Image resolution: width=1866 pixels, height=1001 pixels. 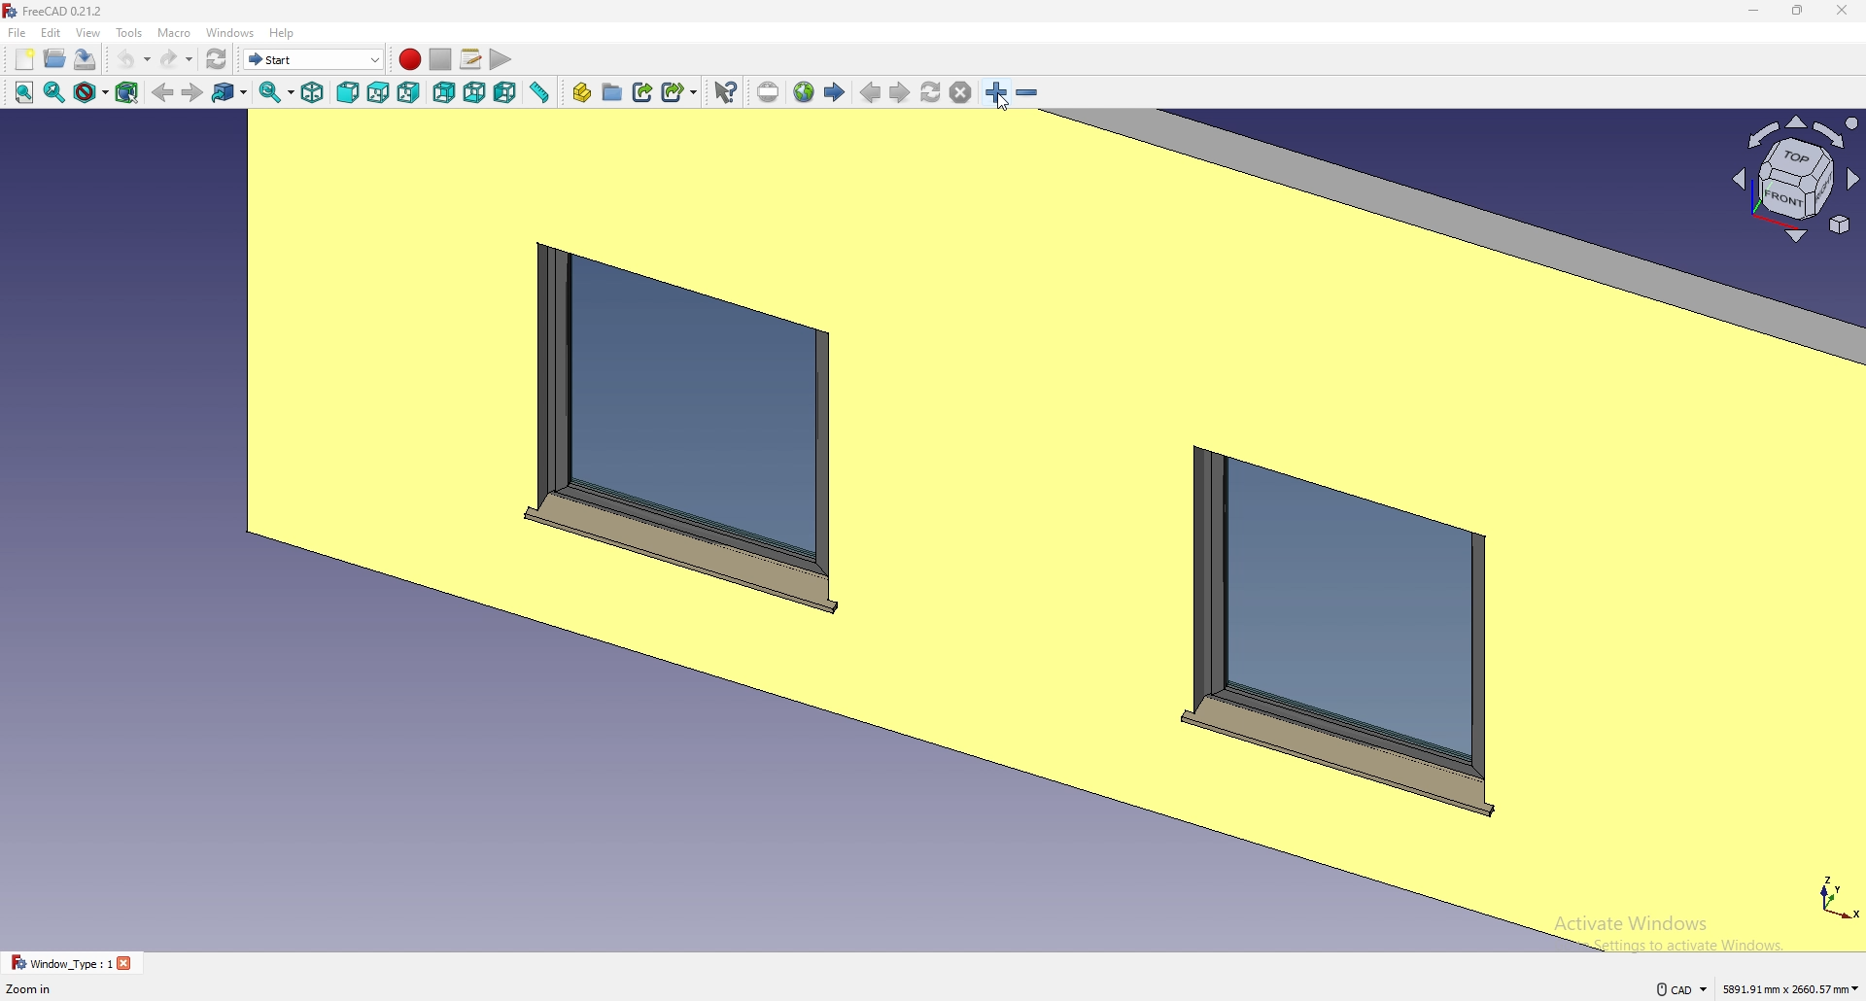 What do you see at coordinates (52, 11) in the screenshot?
I see `freeCAD` at bounding box center [52, 11].